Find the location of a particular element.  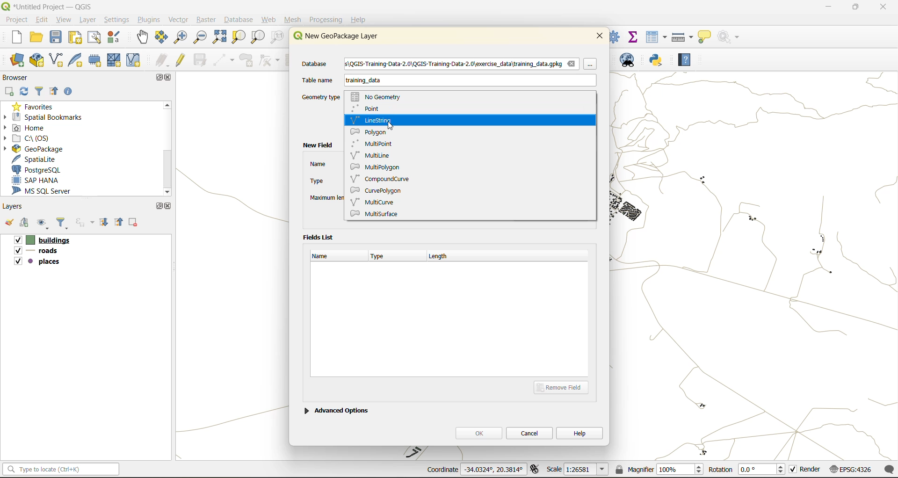

edit is located at coordinates (43, 19).